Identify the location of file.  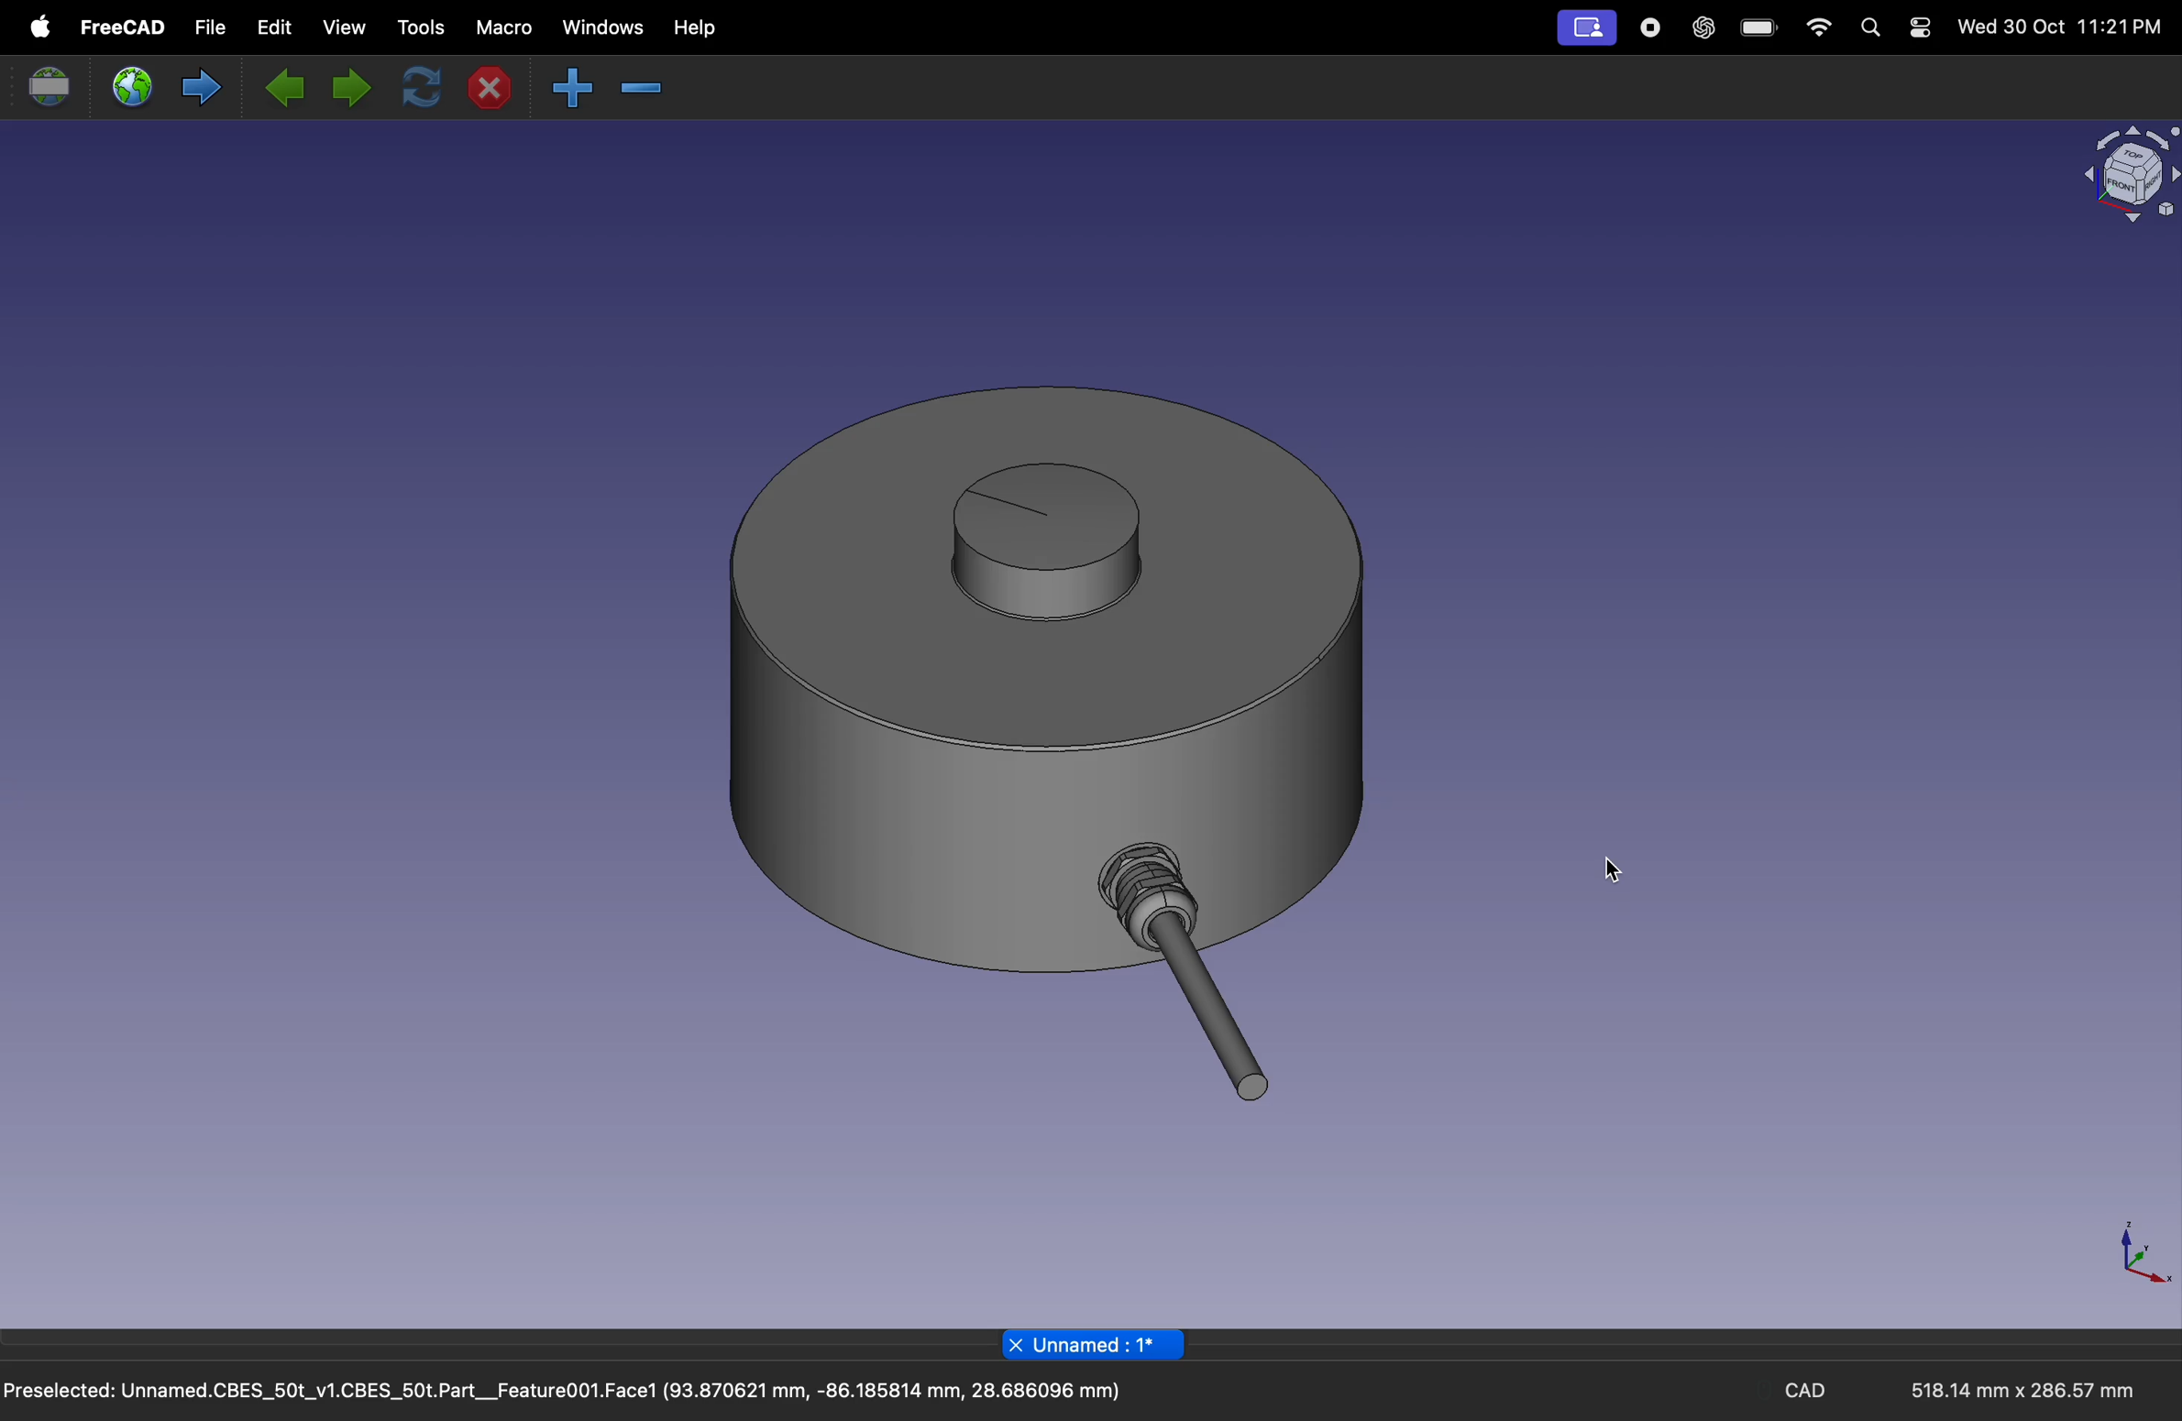
(215, 29).